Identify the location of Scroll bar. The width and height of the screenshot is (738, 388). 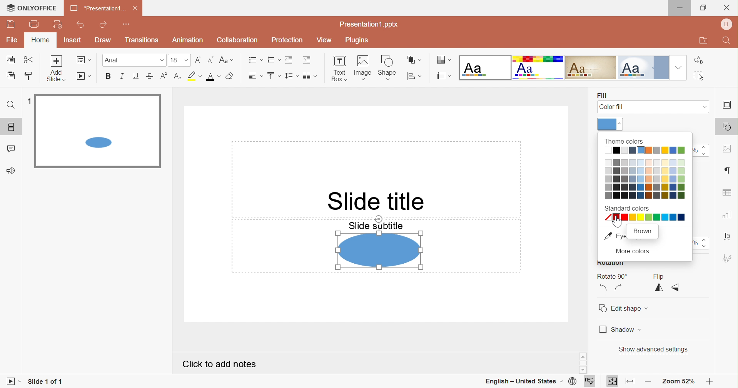
(585, 364).